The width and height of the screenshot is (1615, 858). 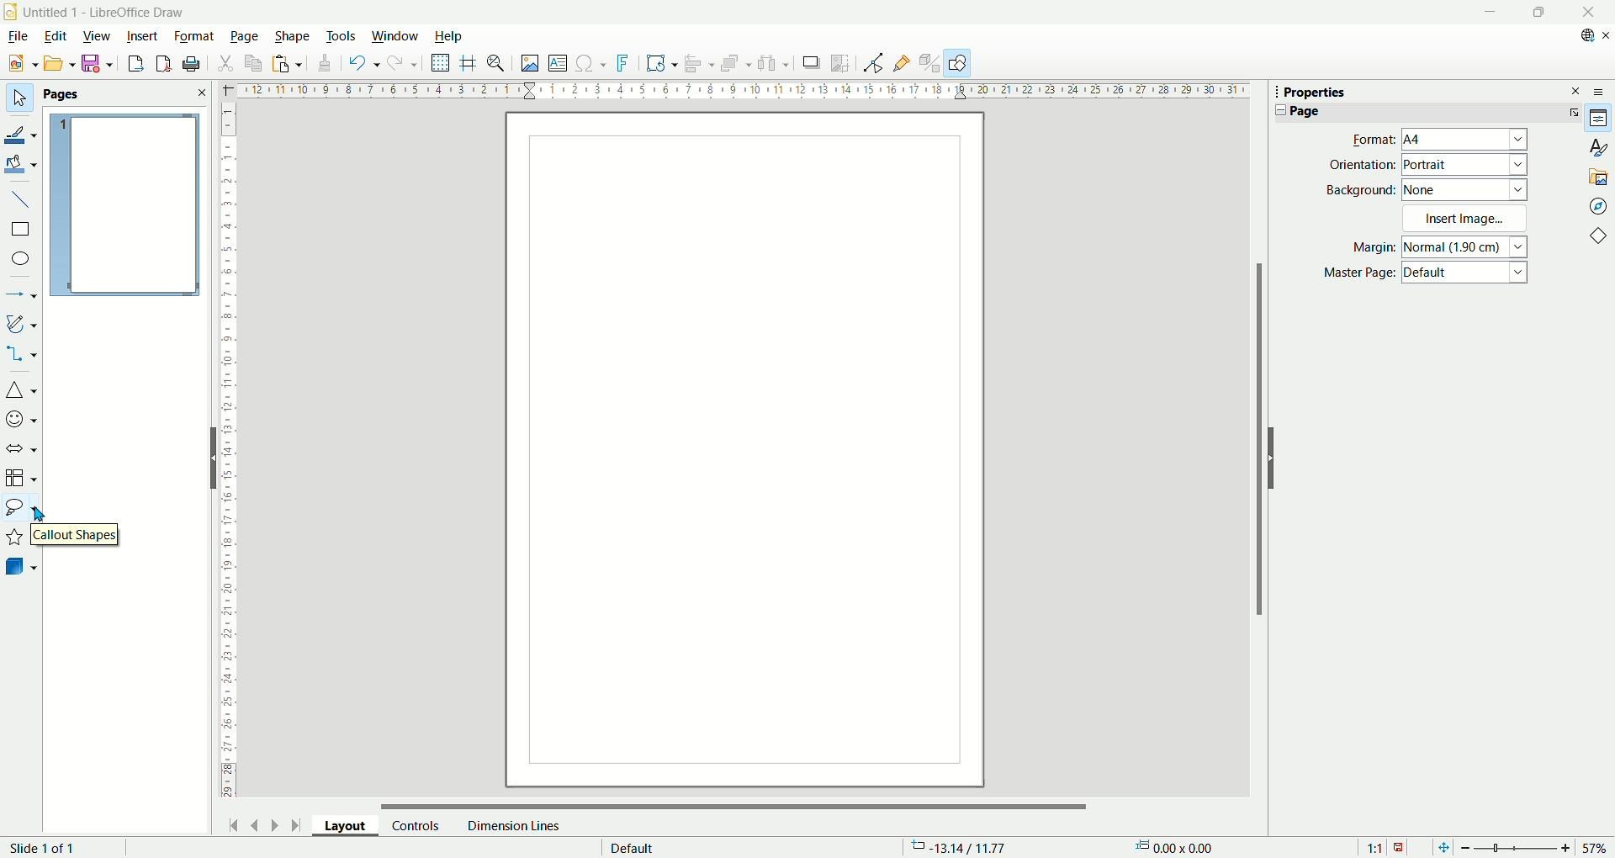 What do you see at coordinates (161, 64) in the screenshot?
I see `export as PDF` at bounding box center [161, 64].